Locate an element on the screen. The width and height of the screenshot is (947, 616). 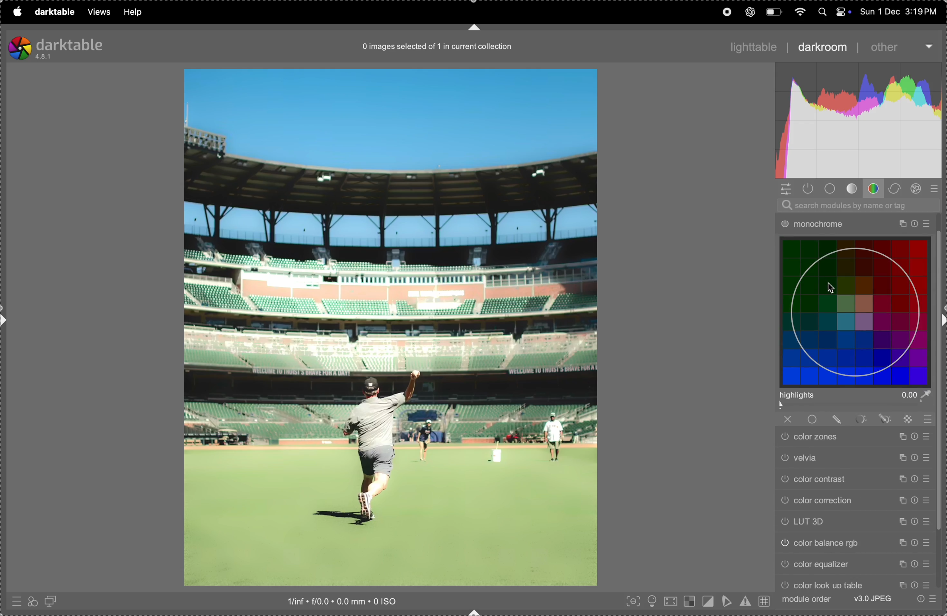
close is located at coordinates (787, 419).